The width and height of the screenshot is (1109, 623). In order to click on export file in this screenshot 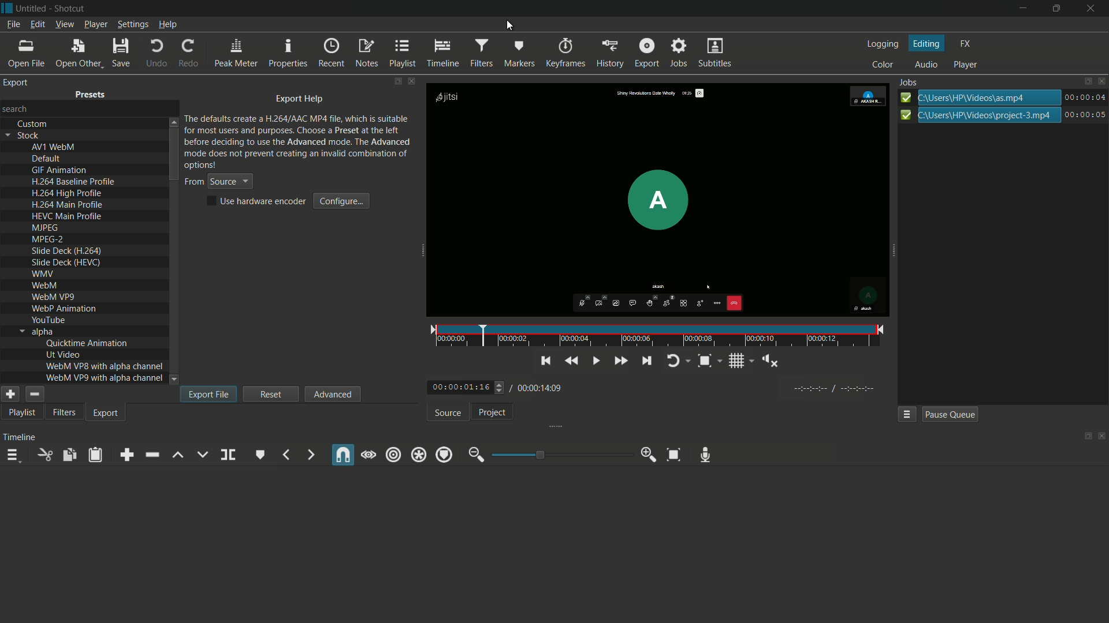, I will do `click(209, 393)`.